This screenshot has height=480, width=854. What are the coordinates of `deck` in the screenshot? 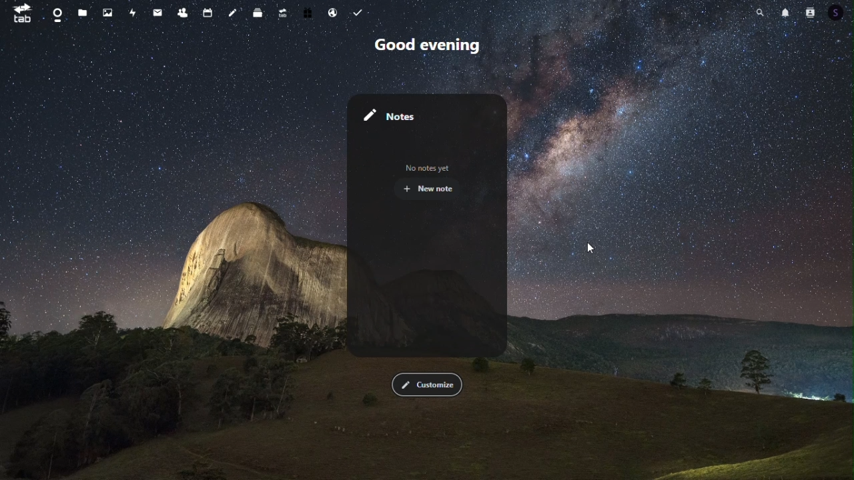 It's located at (258, 14).